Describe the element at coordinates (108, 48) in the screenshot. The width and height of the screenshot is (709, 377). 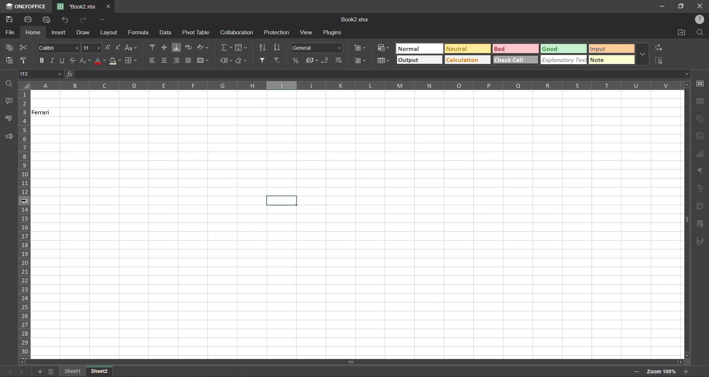
I see `increment size` at that location.